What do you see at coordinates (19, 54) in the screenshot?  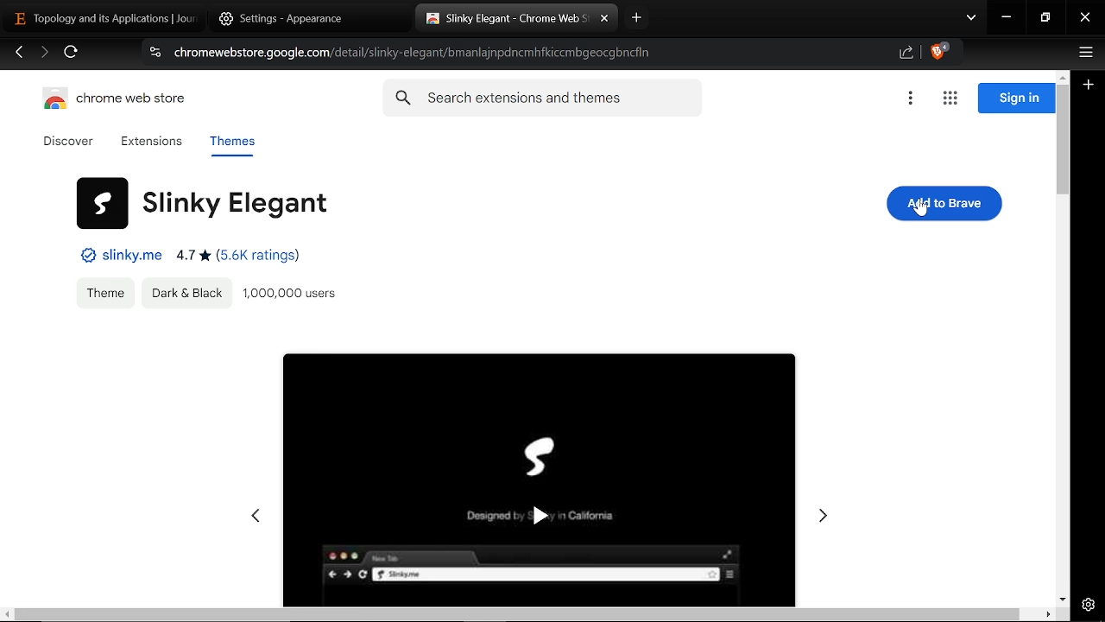 I see `Previous page` at bounding box center [19, 54].